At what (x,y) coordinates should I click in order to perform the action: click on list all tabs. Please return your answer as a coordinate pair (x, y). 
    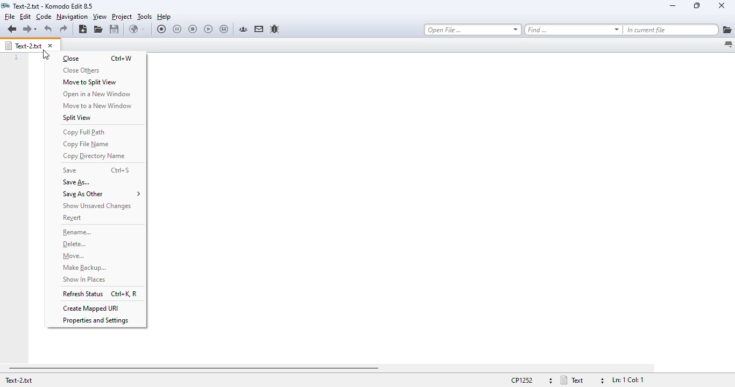
    Looking at the image, I should click on (727, 45).